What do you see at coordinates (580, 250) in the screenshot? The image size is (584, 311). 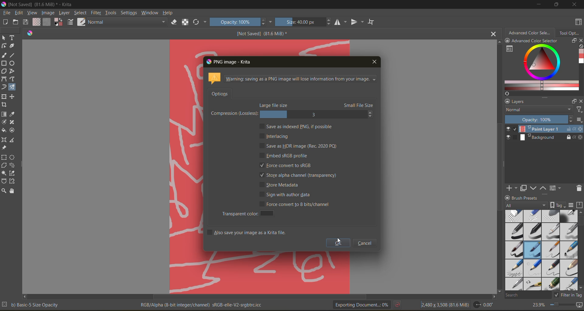 I see `vertical scroll bar` at bounding box center [580, 250].